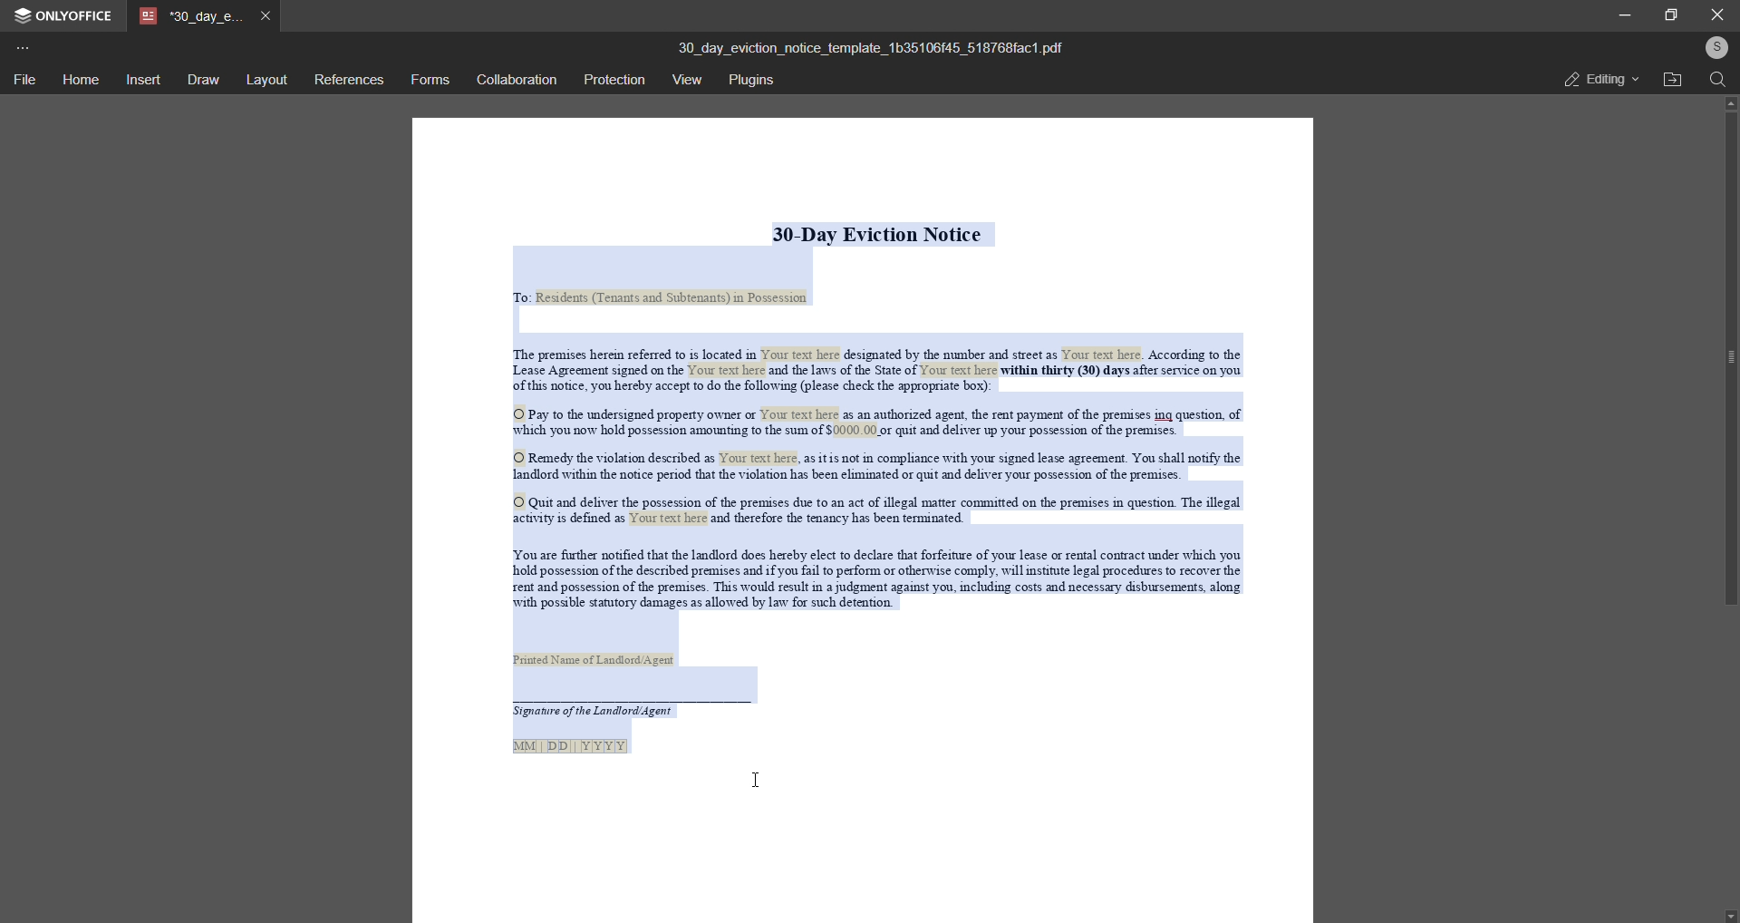  Describe the element at coordinates (689, 80) in the screenshot. I see `view` at that location.